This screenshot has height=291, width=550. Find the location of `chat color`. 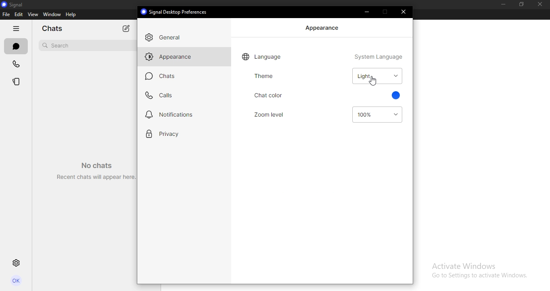

chat color is located at coordinates (283, 95).